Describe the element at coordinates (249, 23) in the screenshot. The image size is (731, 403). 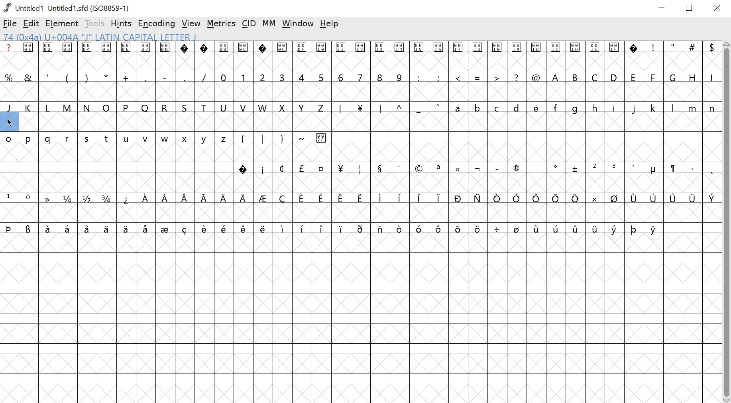
I see `CID` at that location.